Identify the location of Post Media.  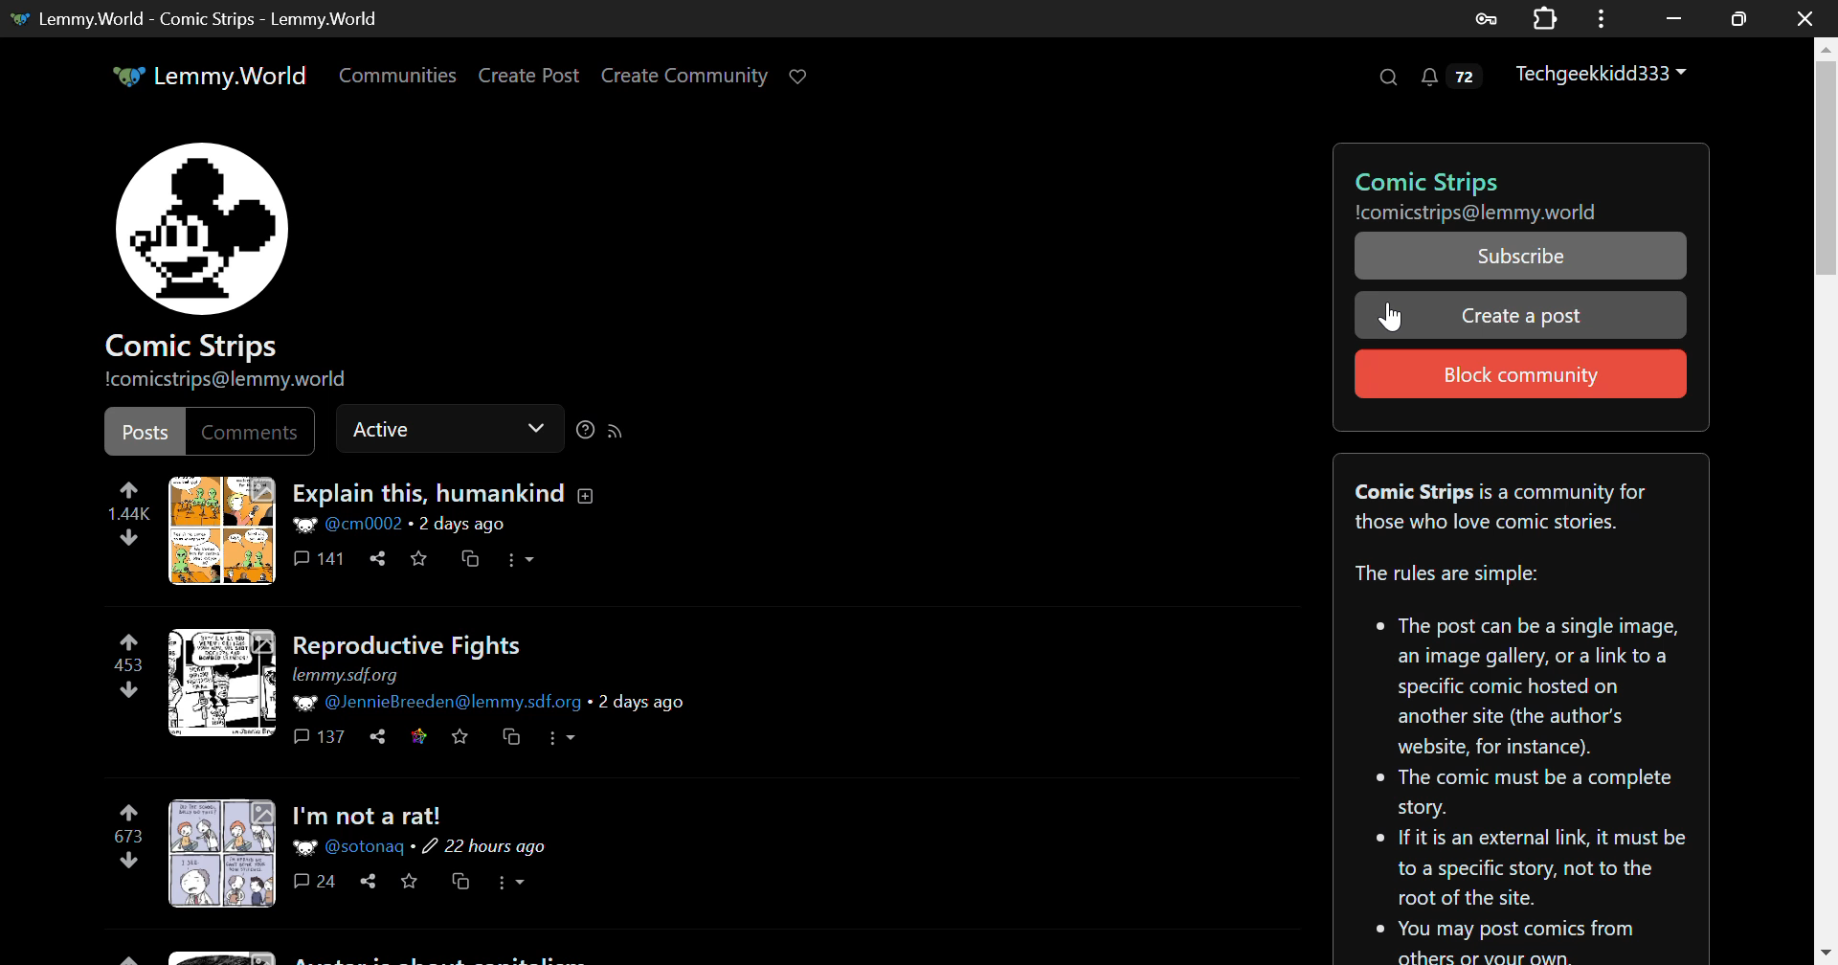
(222, 854).